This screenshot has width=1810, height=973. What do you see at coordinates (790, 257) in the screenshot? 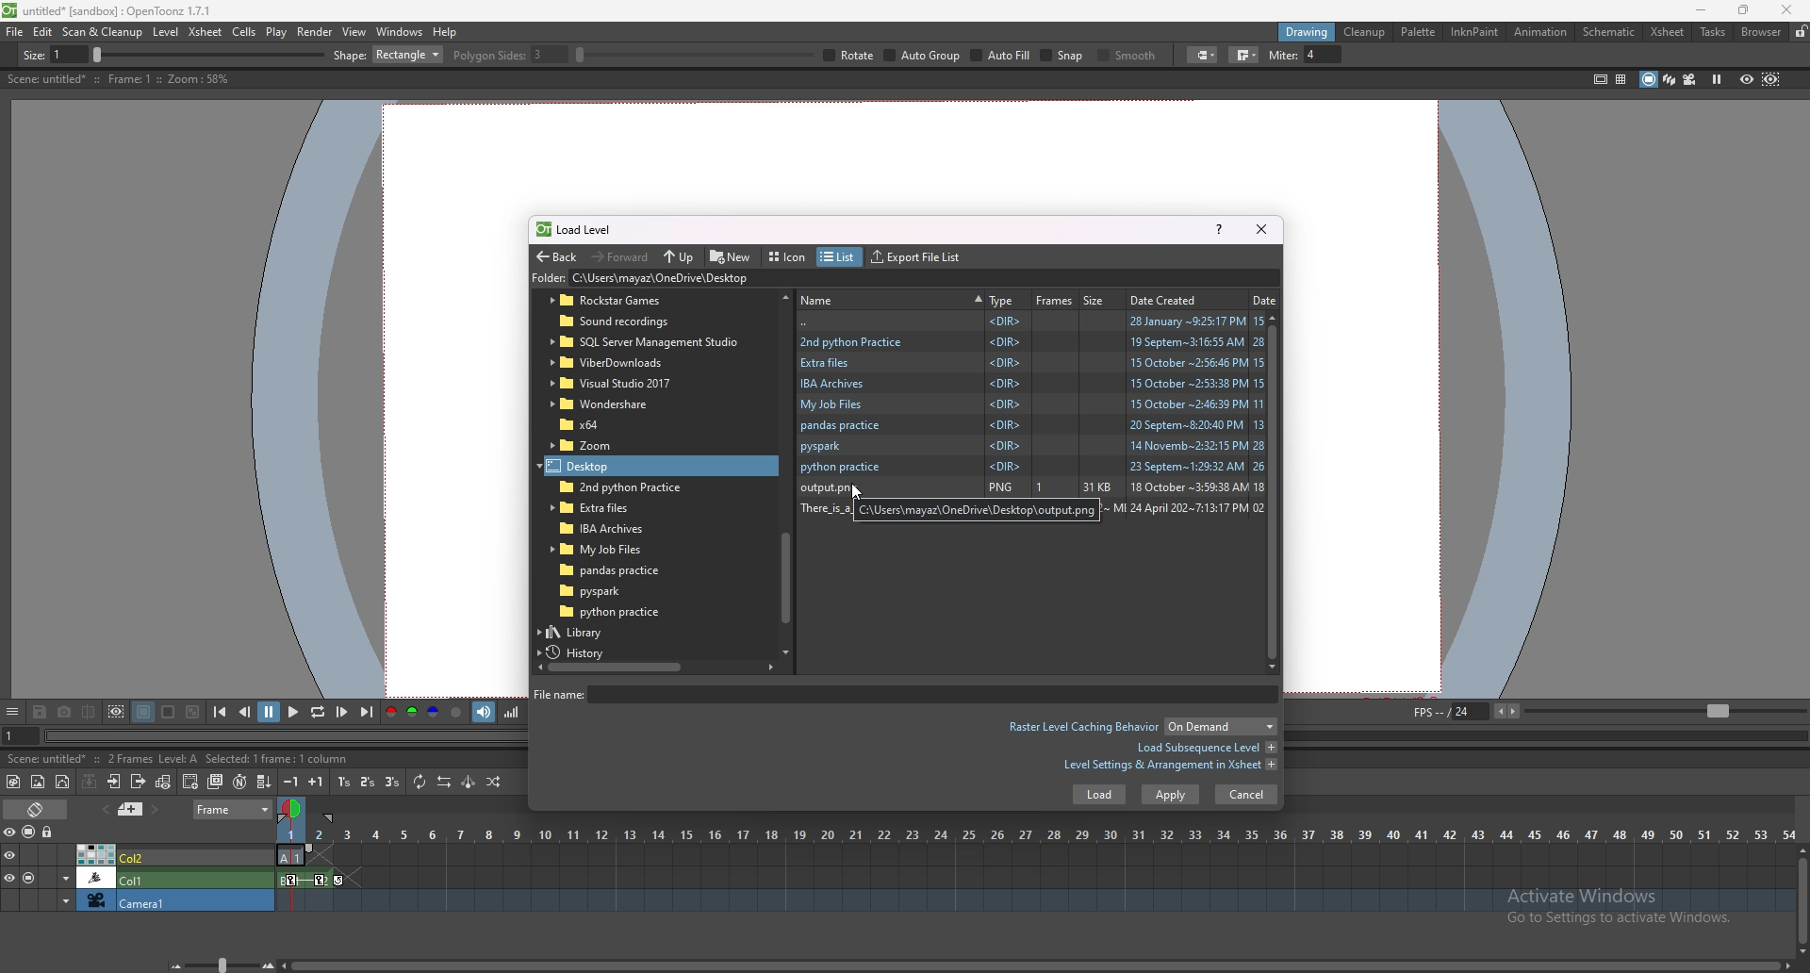
I see `icon` at bounding box center [790, 257].